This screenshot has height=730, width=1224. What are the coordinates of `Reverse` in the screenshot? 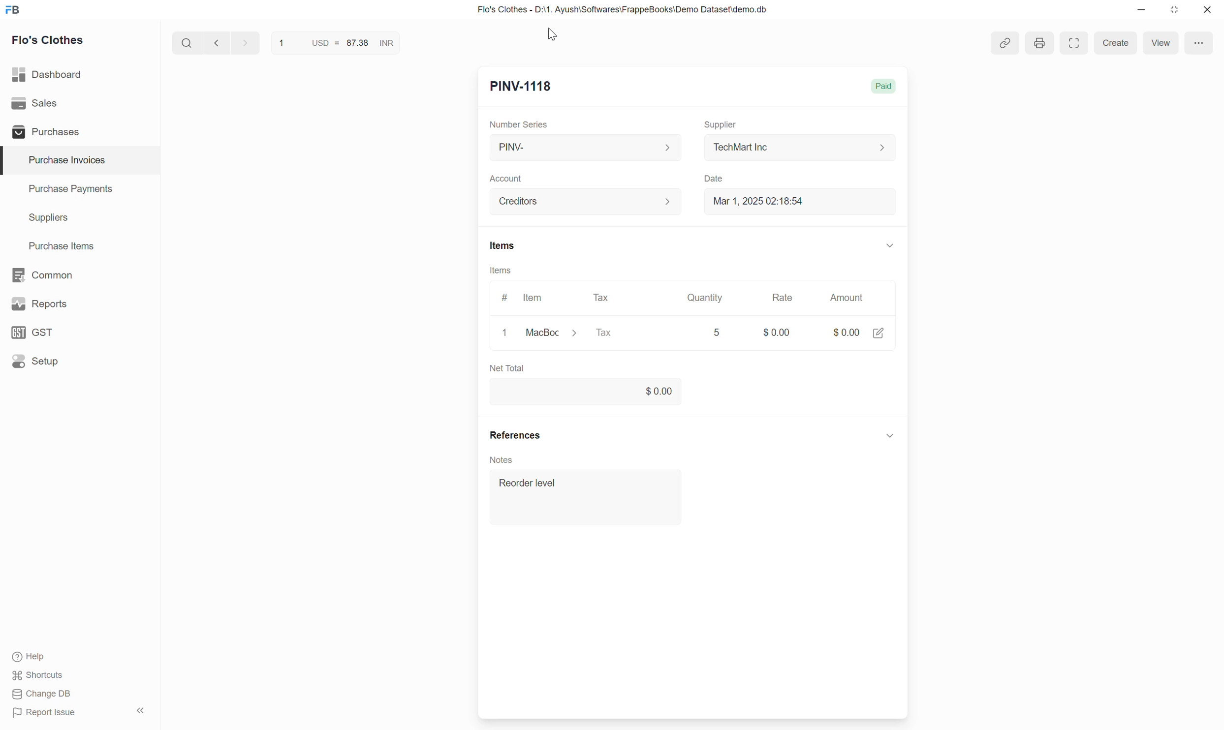 It's located at (410, 43).